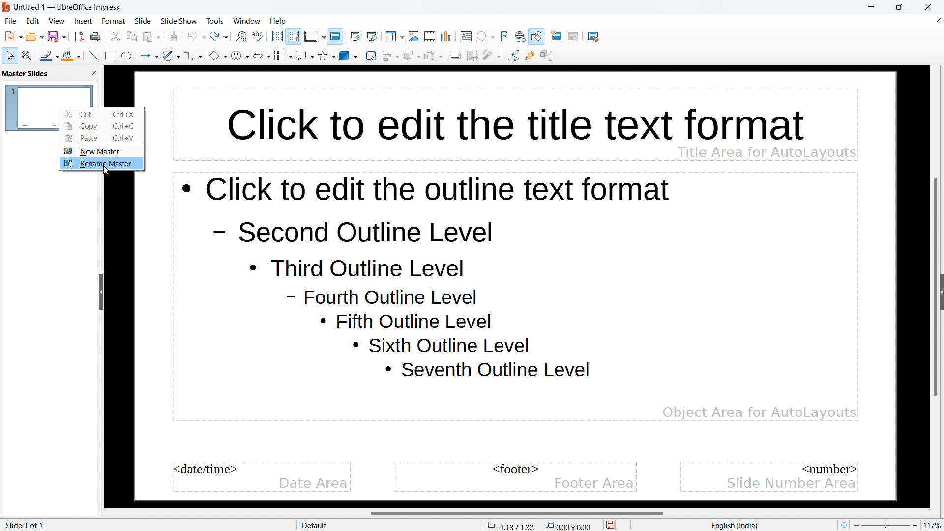 Image resolution: width=944 pixels, height=531 pixels. I want to click on master slides, so click(26, 74).